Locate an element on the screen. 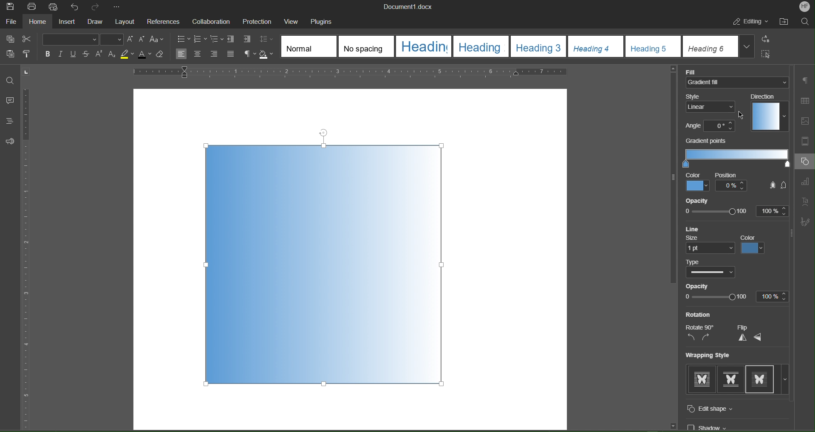 This screenshot has height=432, width=815. Copy is located at coordinates (10, 39).